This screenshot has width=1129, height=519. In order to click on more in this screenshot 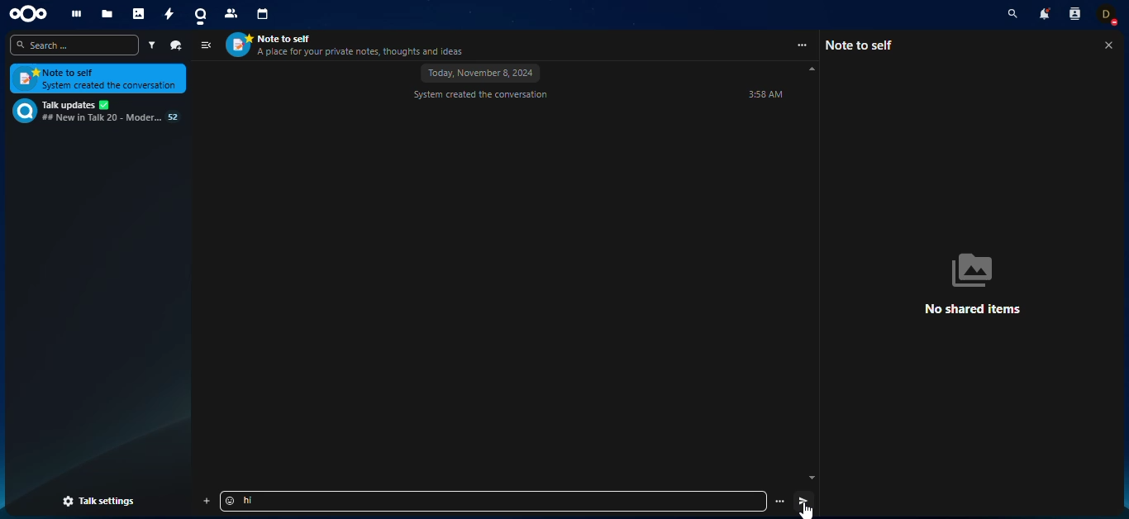, I will do `click(803, 45)`.